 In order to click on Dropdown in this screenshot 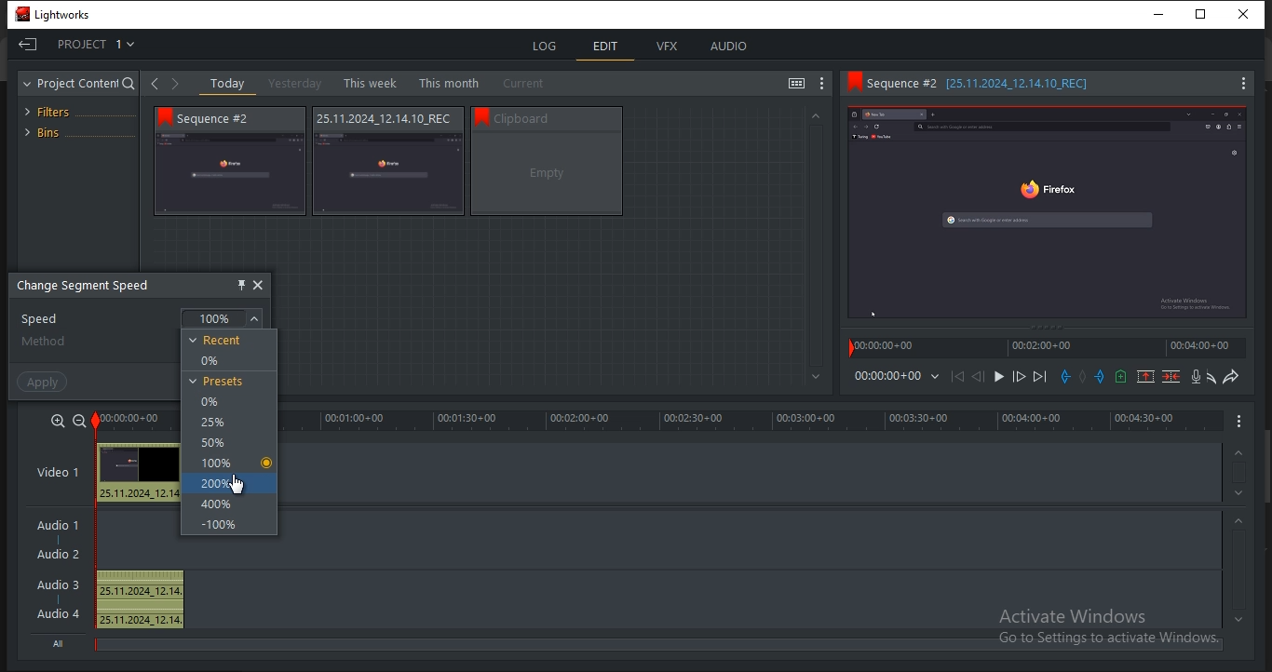, I will do `click(932, 379)`.